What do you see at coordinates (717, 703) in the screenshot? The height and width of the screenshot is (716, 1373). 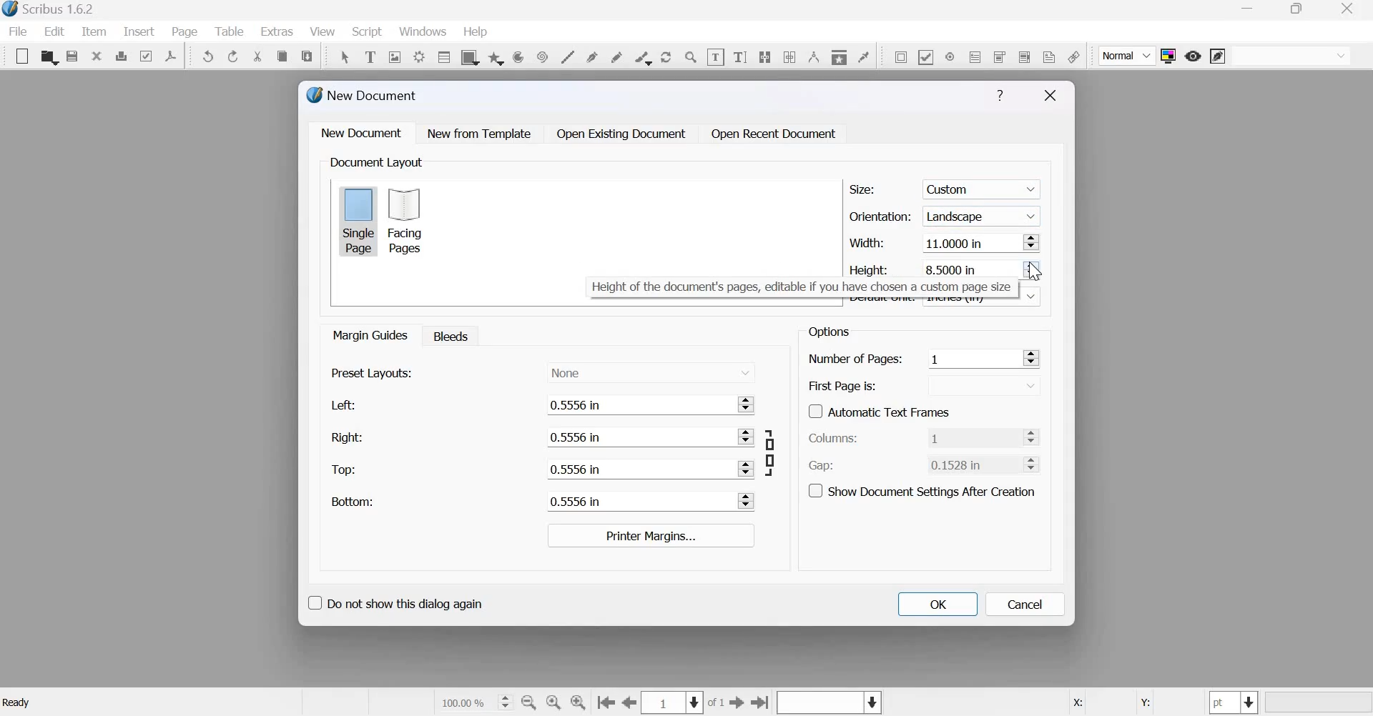 I see `of 1` at bounding box center [717, 703].